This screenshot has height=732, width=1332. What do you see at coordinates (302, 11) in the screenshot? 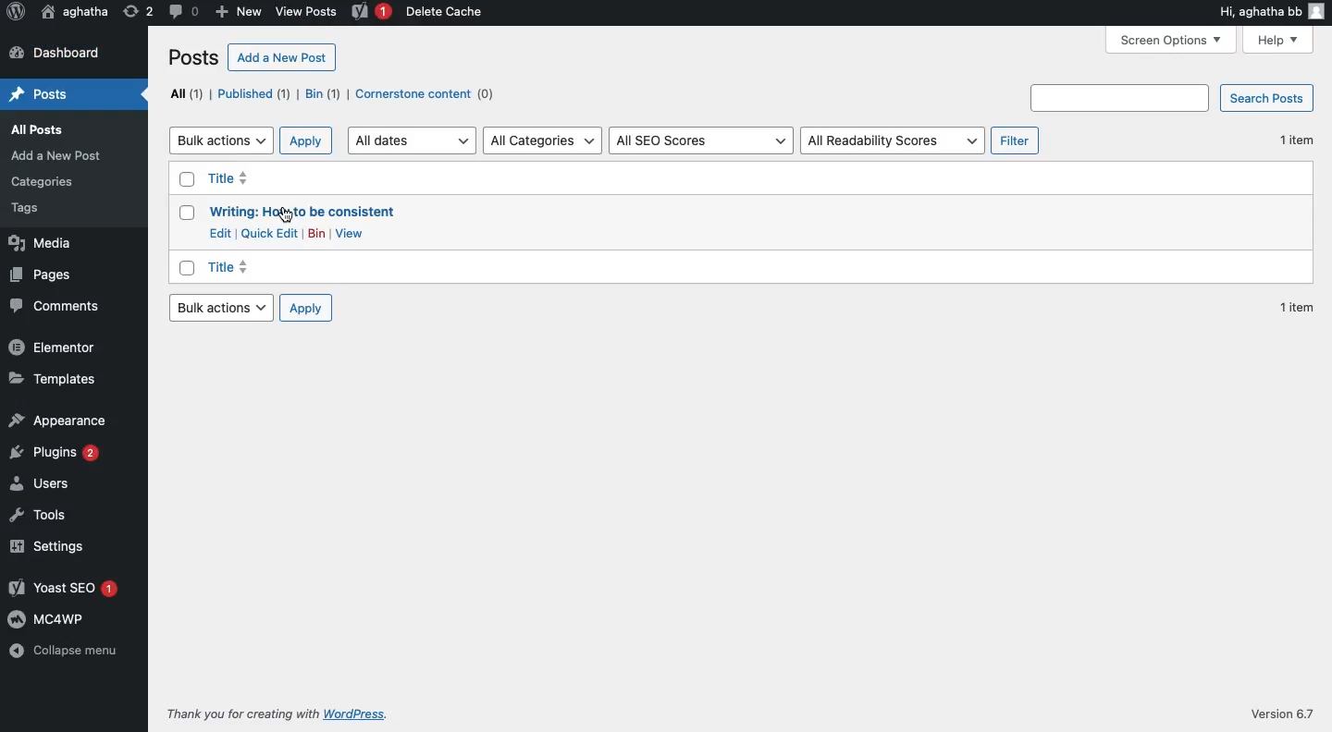
I see `View Posts` at bounding box center [302, 11].